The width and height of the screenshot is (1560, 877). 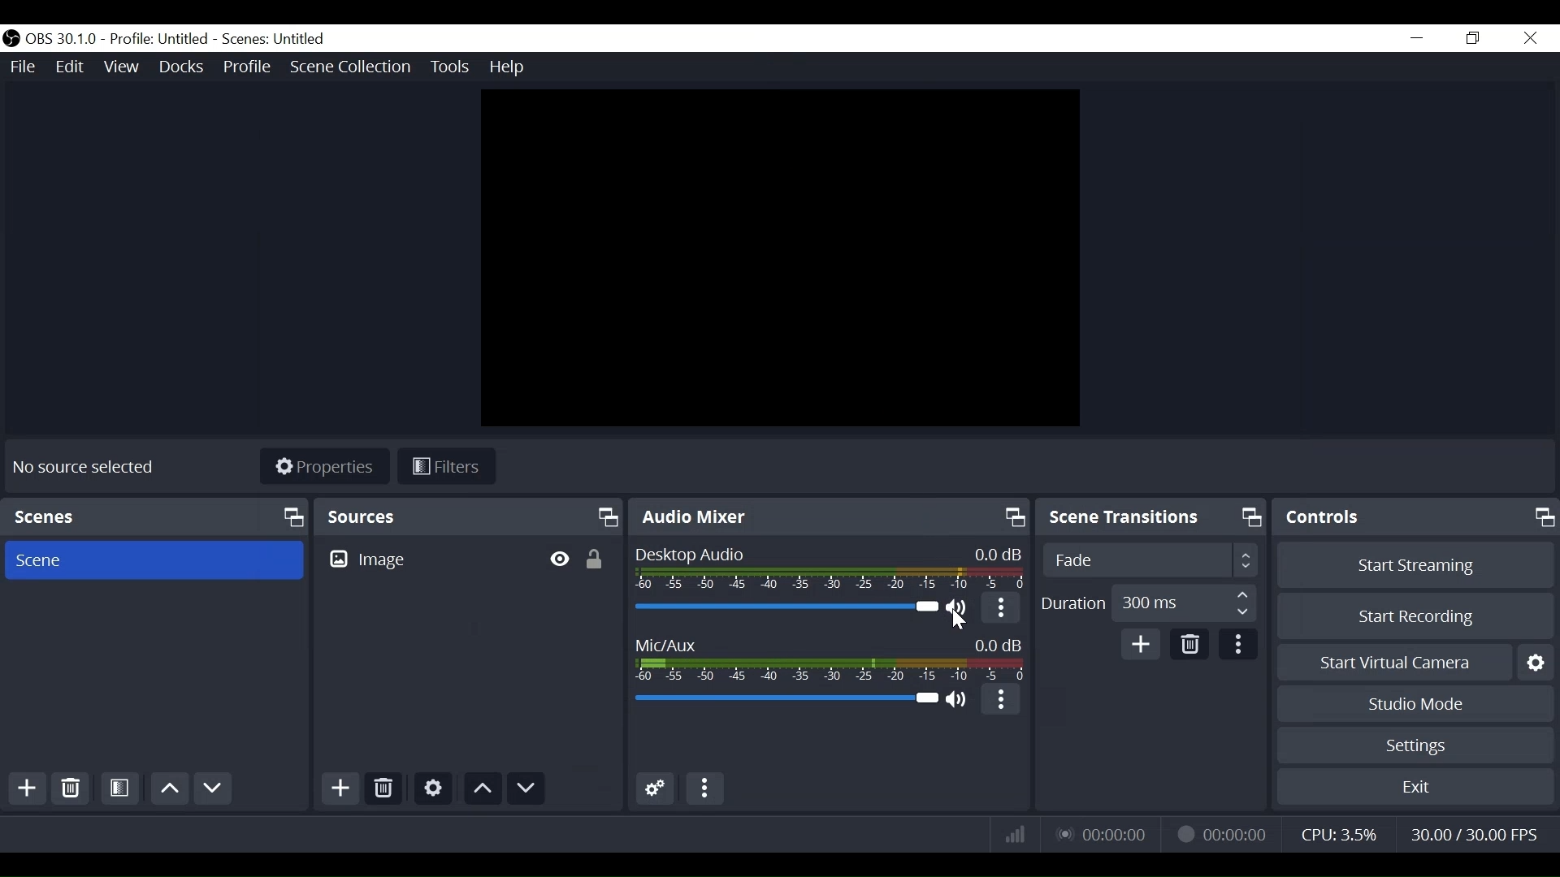 What do you see at coordinates (428, 559) in the screenshot?
I see `Image Source` at bounding box center [428, 559].